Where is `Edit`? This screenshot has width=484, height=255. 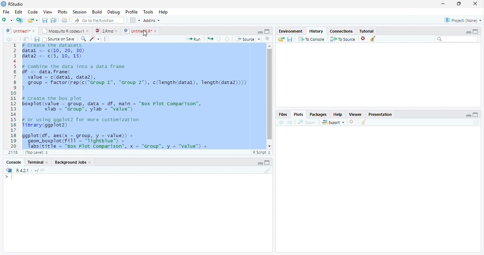 Edit is located at coordinates (18, 12).